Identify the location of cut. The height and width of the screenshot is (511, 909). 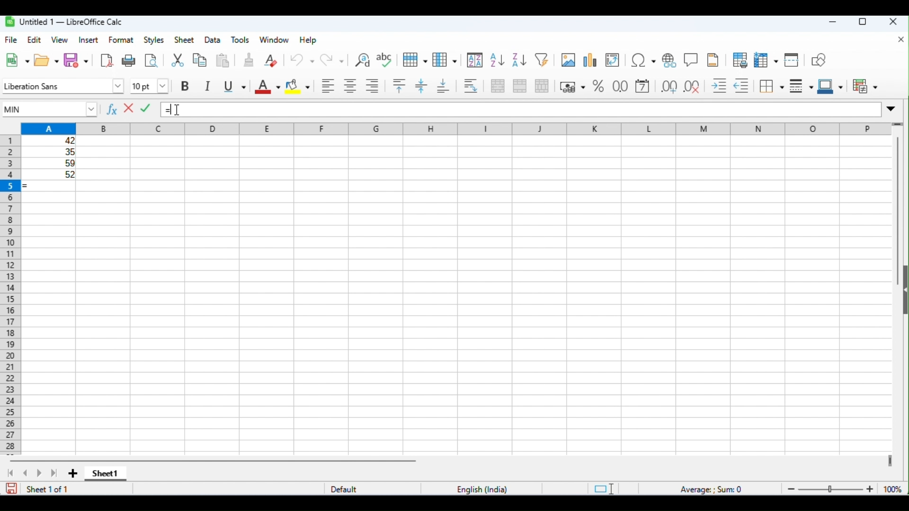
(179, 61).